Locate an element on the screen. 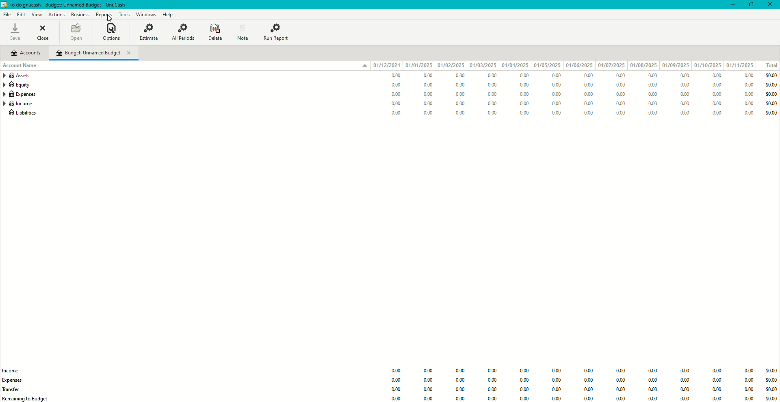 The image size is (780, 402). View is located at coordinates (37, 15).